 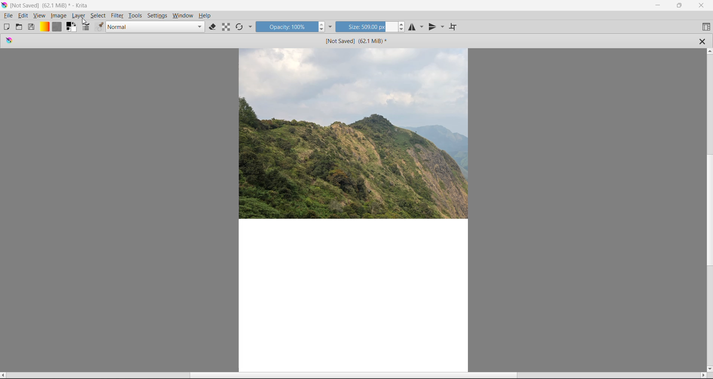 What do you see at coordinates (679, 6) in the screenshot?
I see `Restore Down` at bounding box center [679, 6].